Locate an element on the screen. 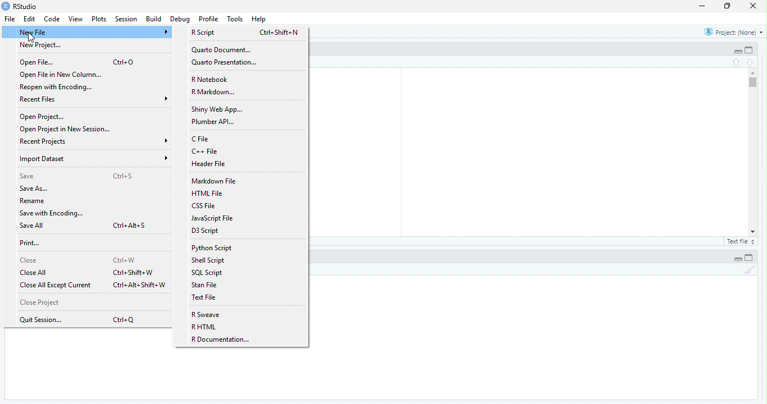 The height and width of the screenshot is (404, 767). C++ File is located at coordinates (207, 150).